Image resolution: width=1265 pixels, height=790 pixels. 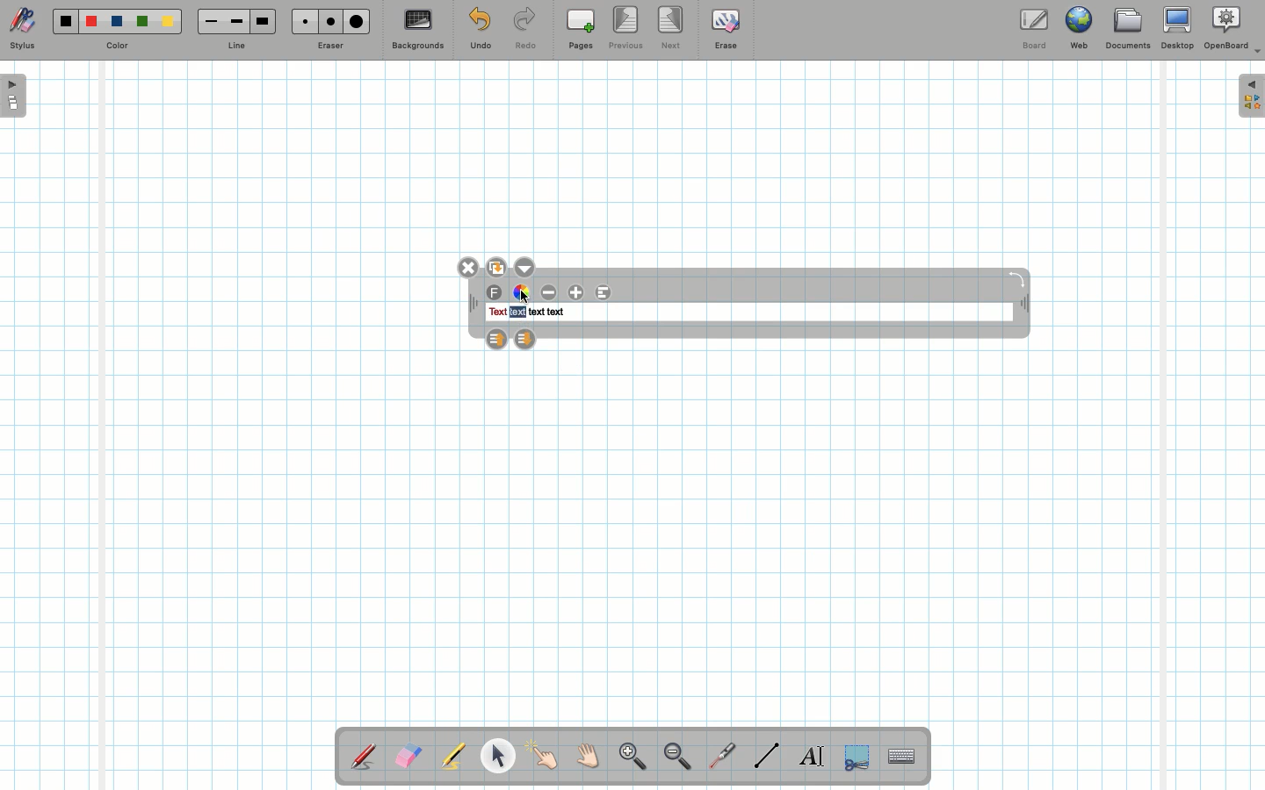 I want to click on Zoom out, so click(x=677, y=758).